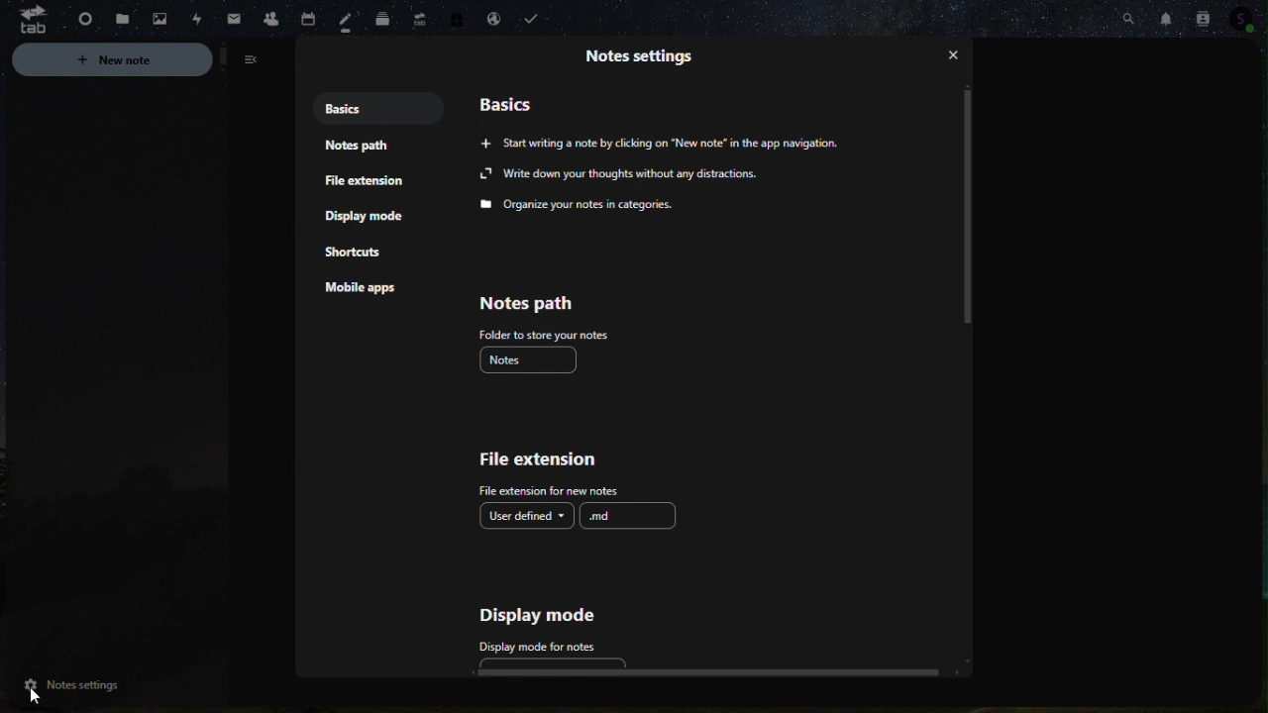 The image size is (1268, 713). I want to click on File extension, so click(542, 458).